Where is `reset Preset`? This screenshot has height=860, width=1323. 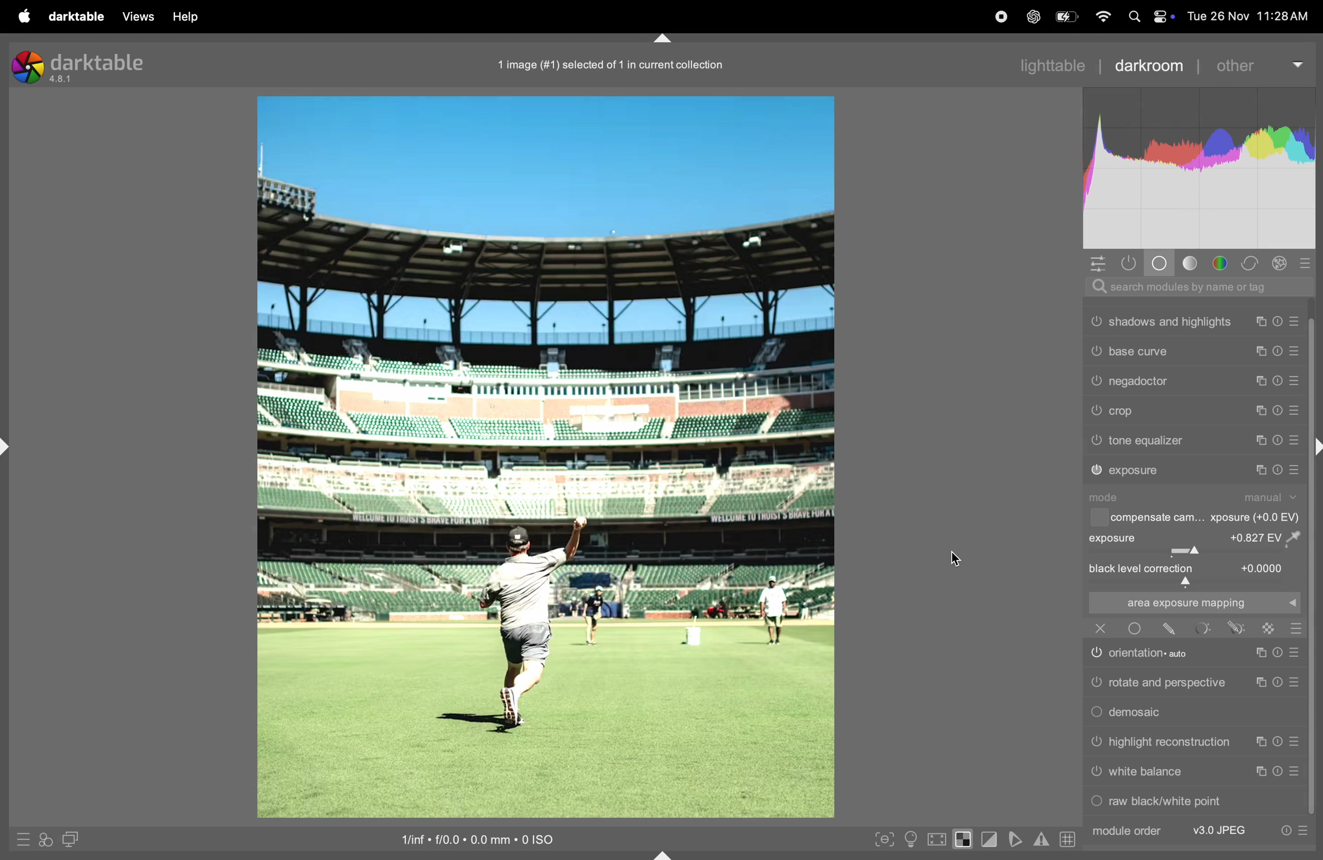
reset Preset is located at coordinates (1276, 653).